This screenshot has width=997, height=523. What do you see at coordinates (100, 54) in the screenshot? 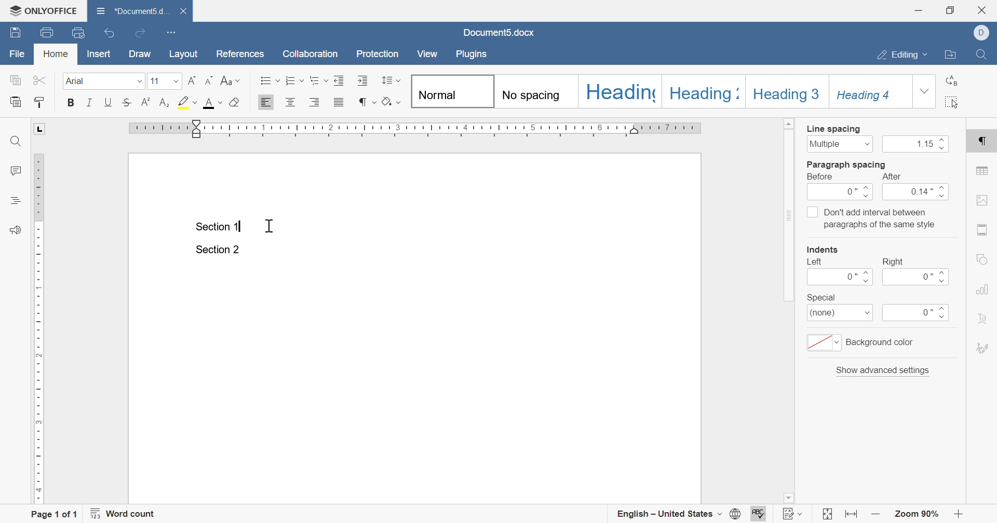
I see `insert` at bounding box center [100, 54].